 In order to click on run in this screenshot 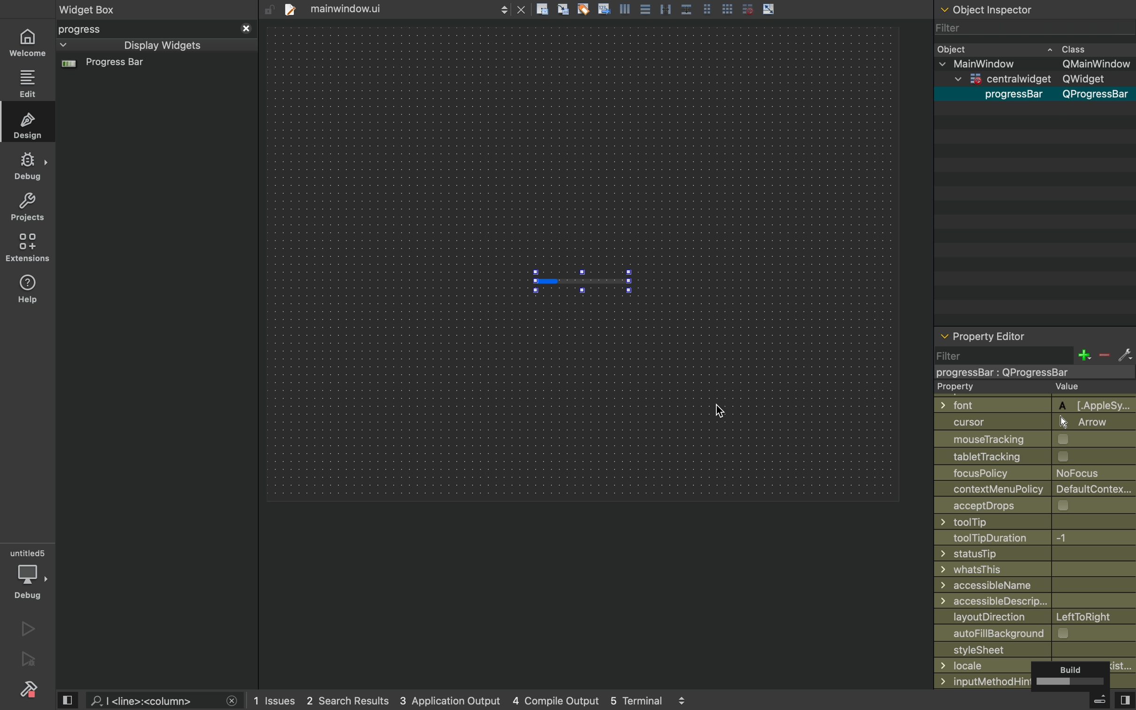, I will do `click(28, 629)`.